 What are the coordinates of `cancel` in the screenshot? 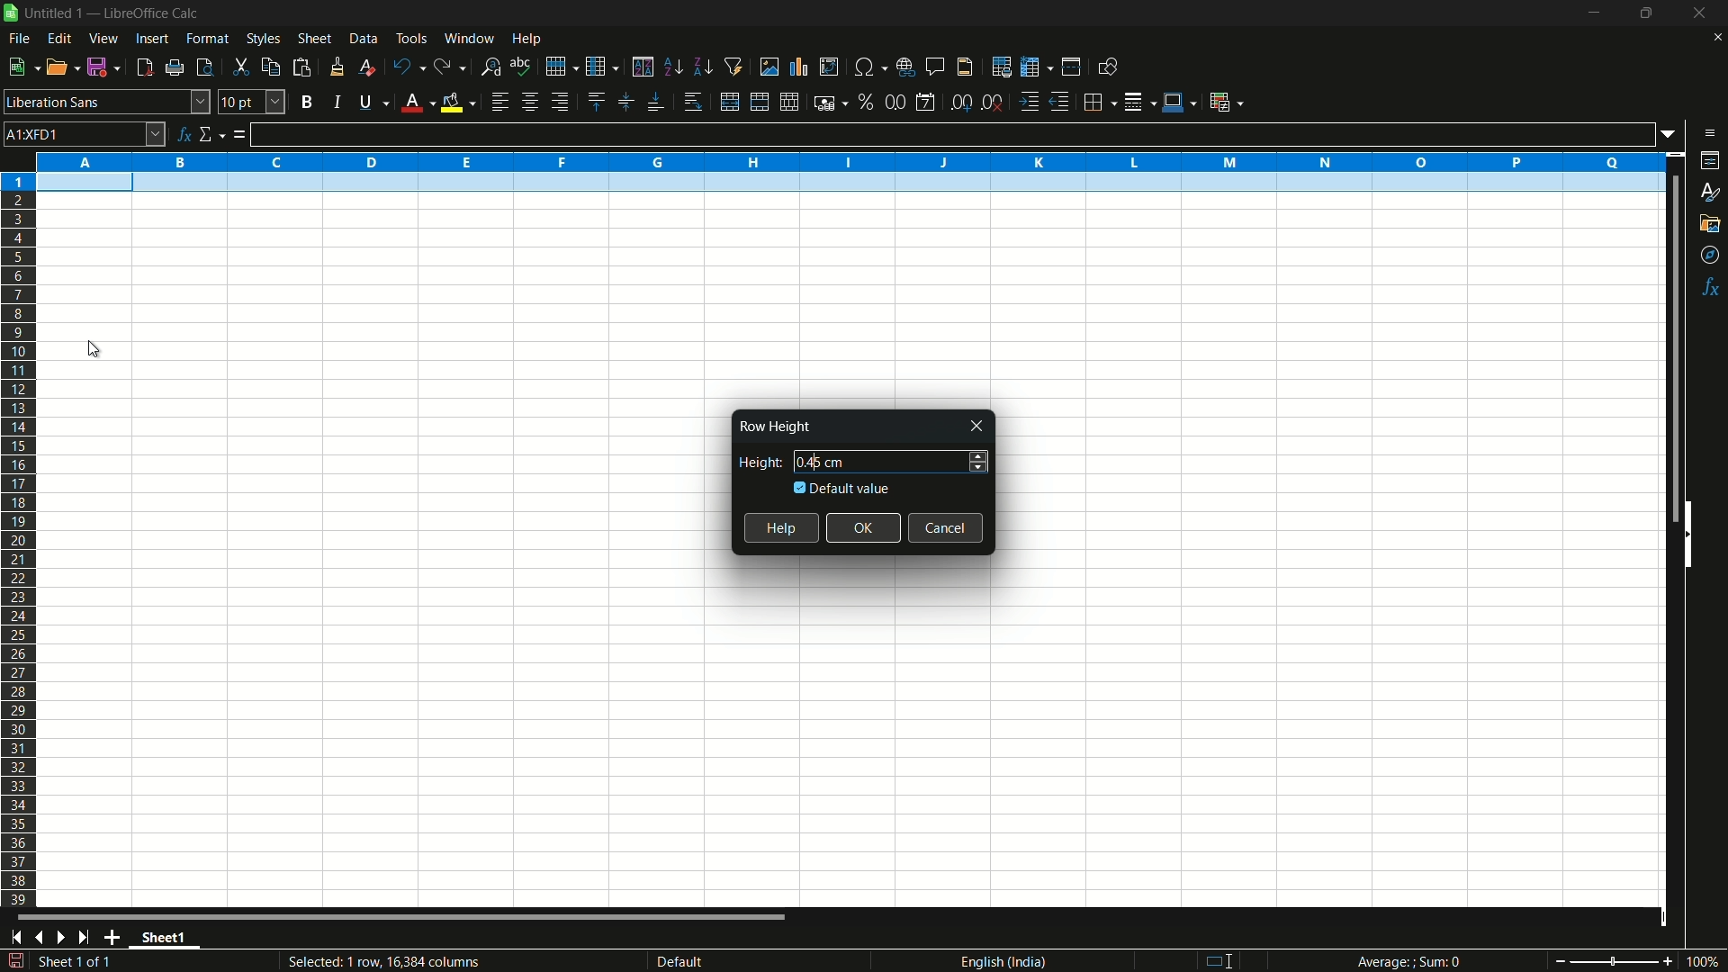 It's located at (947, 527).